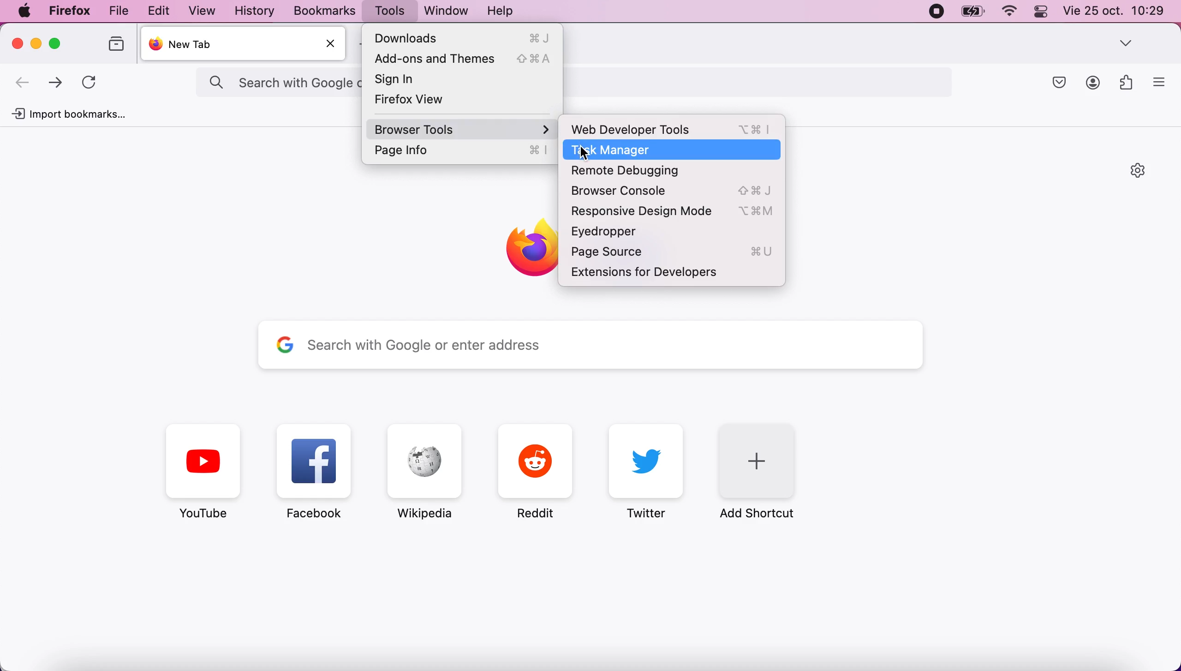 The width and height of the screenshot is (1181, 671). What do you see at coordinates (448, 10) in the screenshot?
I see `Windows` at bounding box center [448, 10].